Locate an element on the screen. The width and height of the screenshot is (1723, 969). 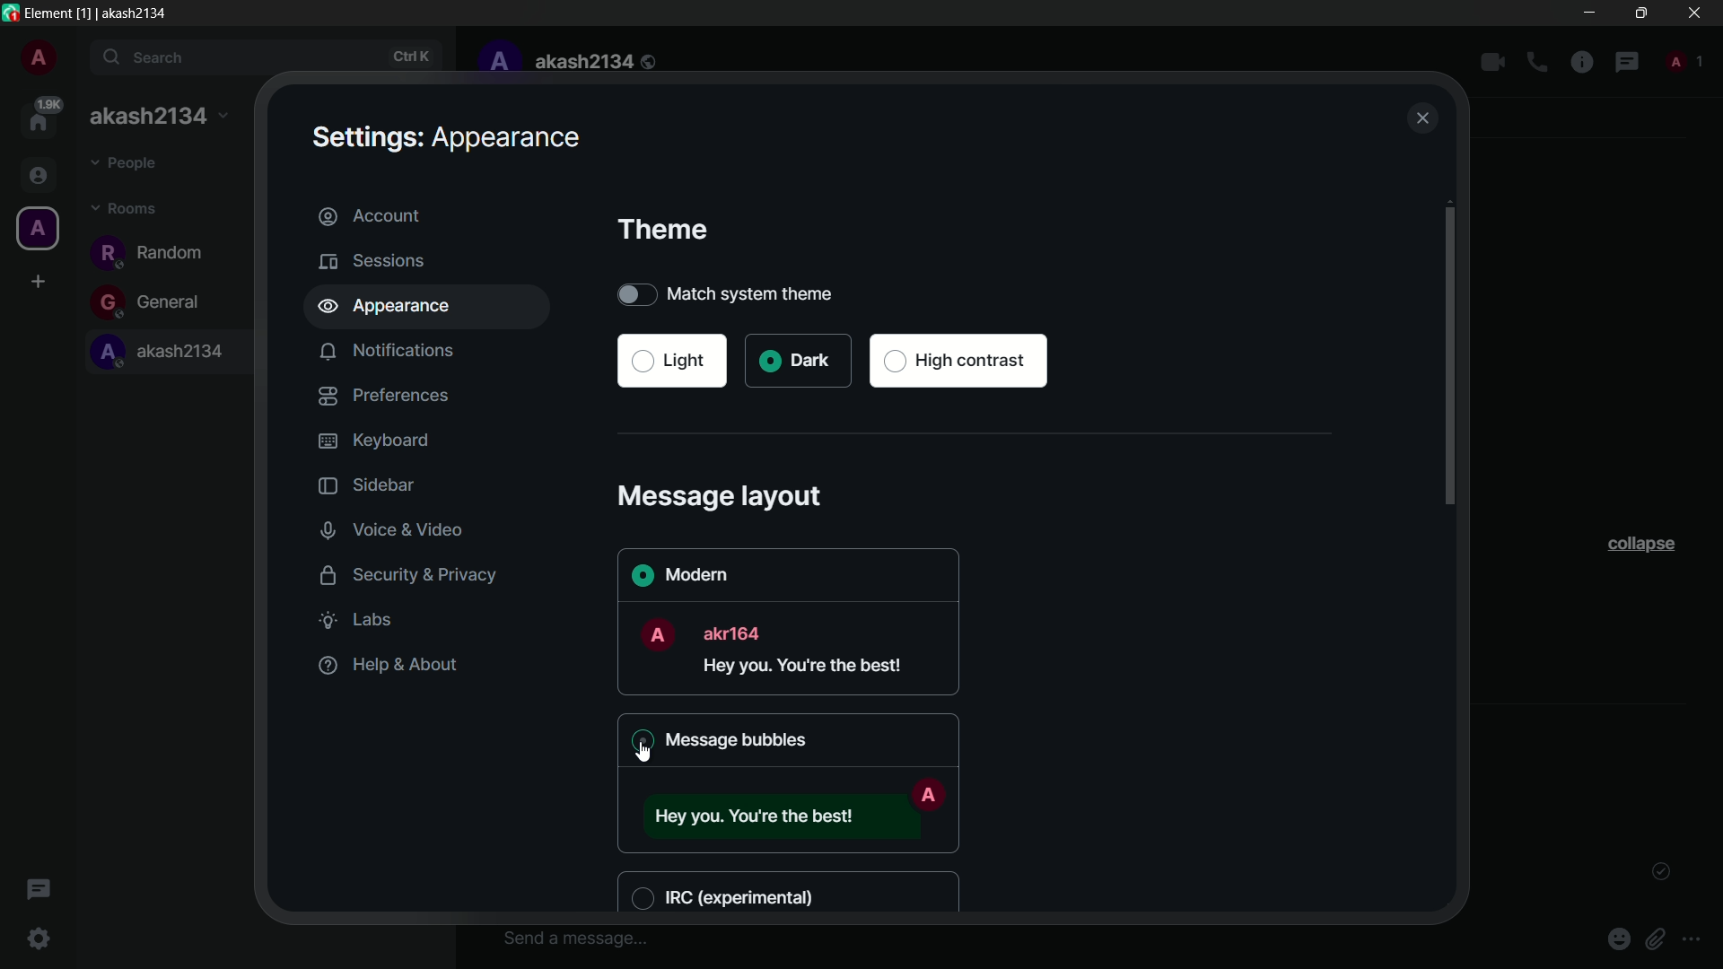
akash2134 is located at coordinates (162, 354).